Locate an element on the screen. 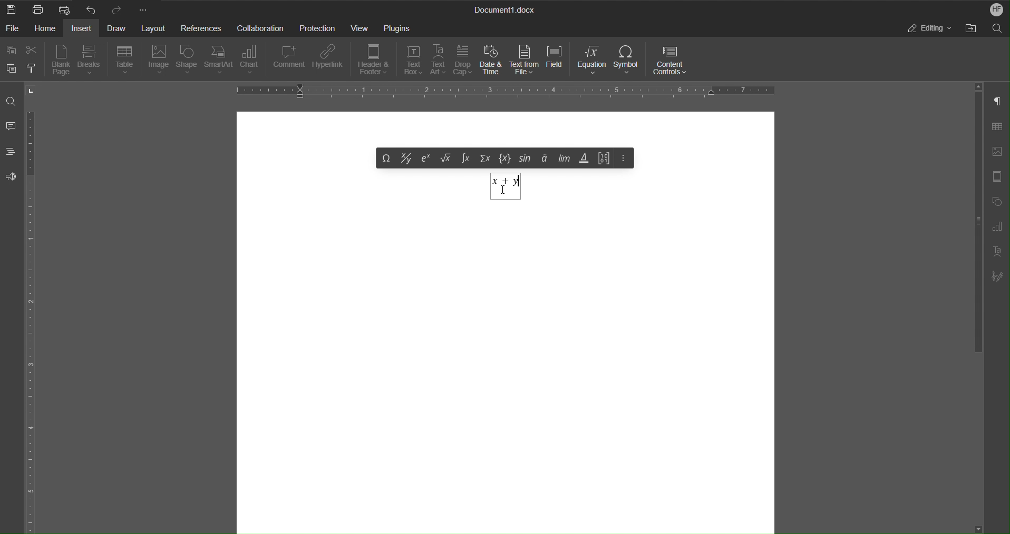 The image size is (1010, 534). Comment is located at coordinates (288, 61).